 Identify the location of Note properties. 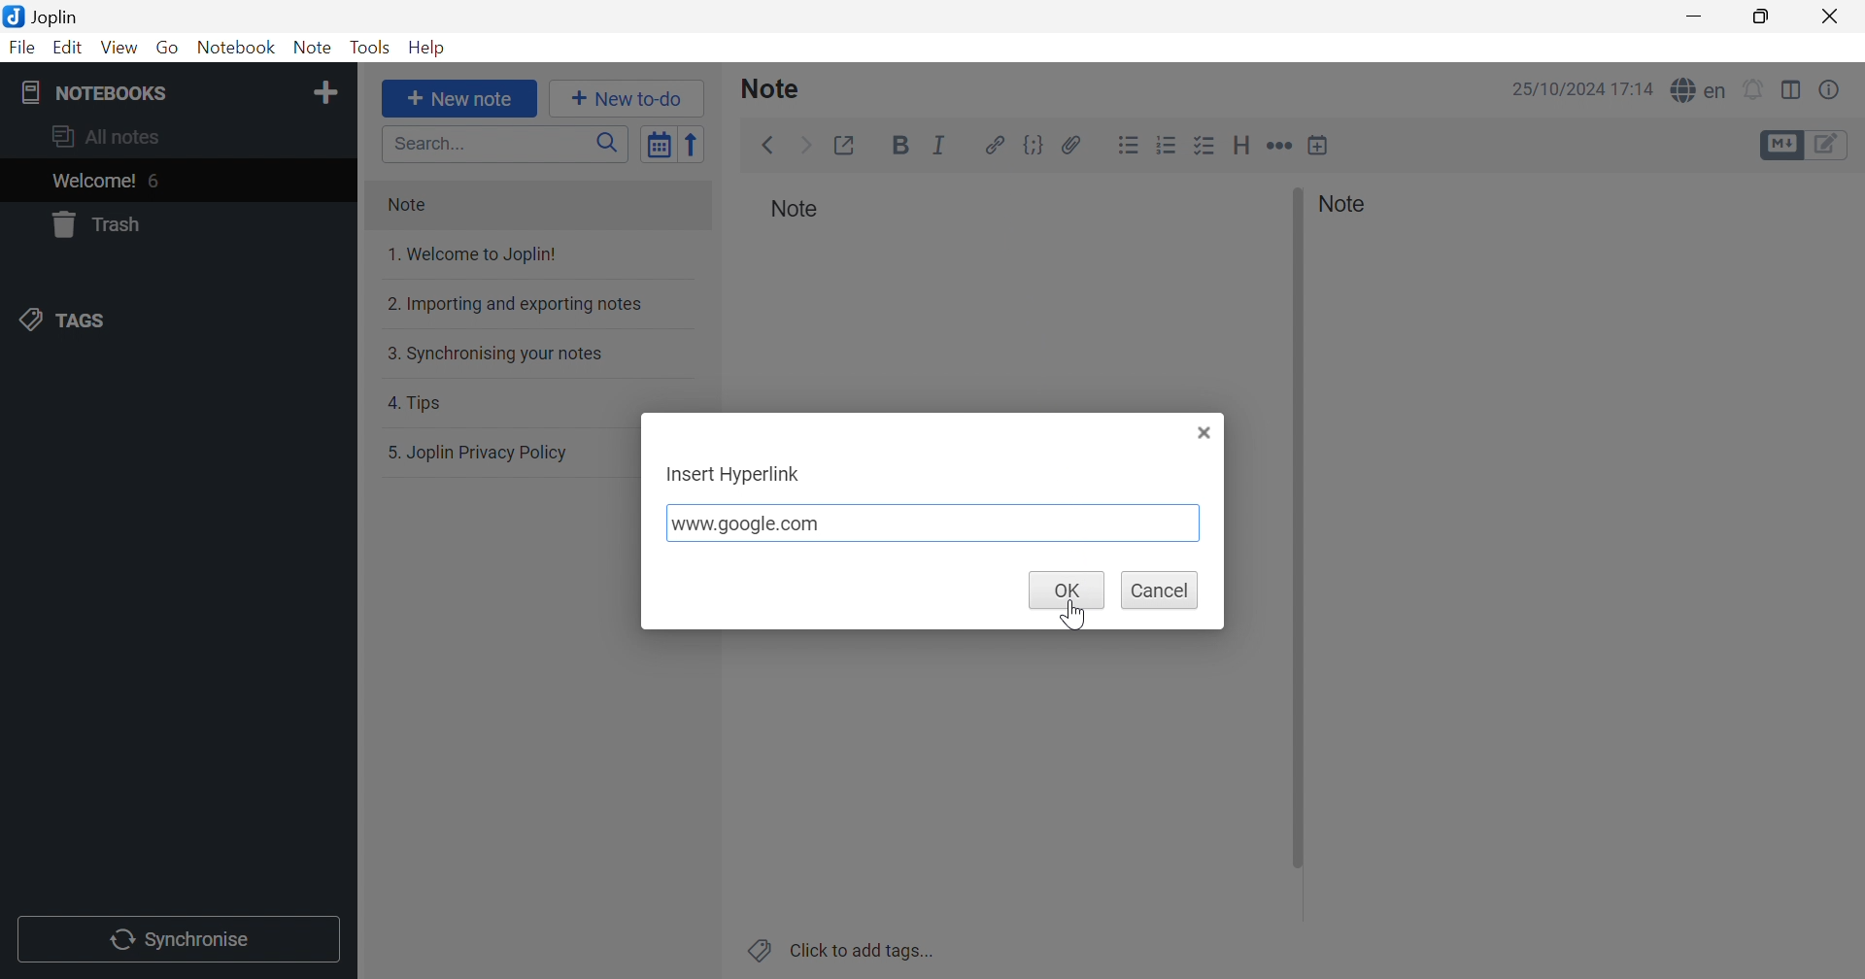
(1831, 89).